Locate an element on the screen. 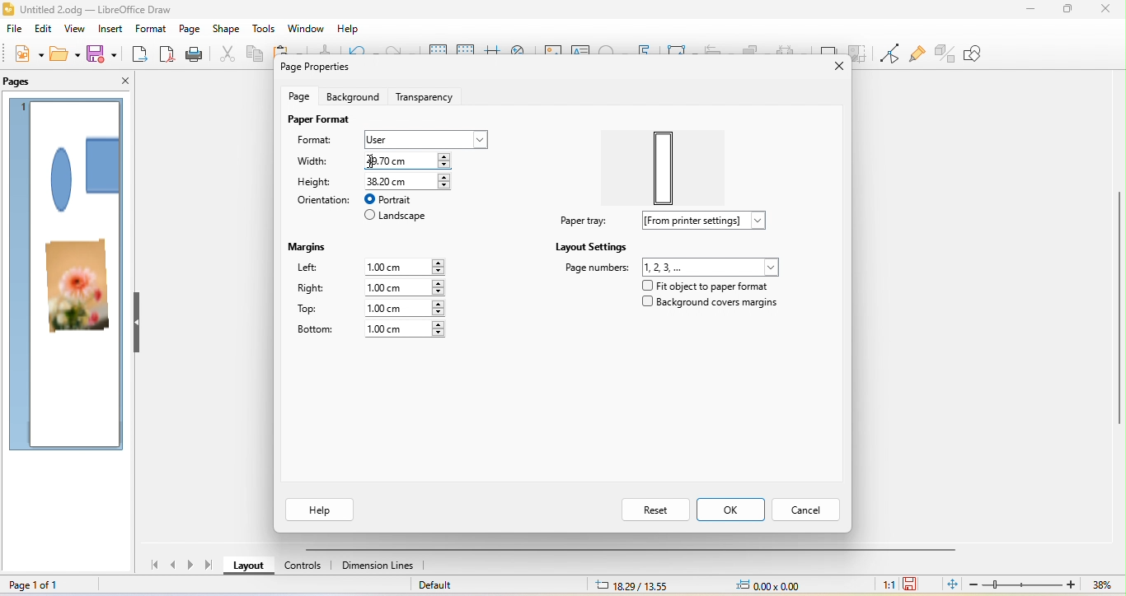  next page is located at coordinates (191, 566).